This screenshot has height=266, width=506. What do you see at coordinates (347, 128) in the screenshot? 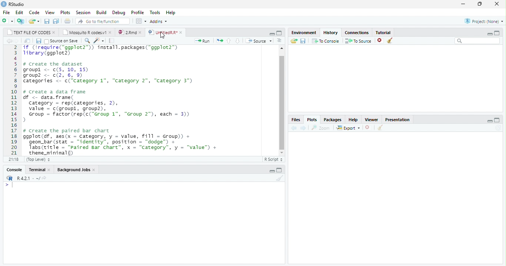
I see `export` at bounding box center [347, 128].